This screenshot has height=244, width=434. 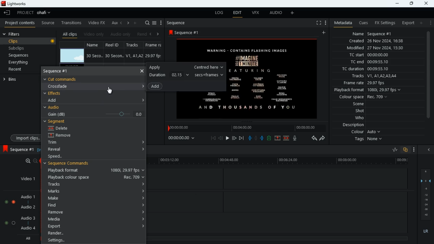 What do you see at coordinates (354, 125) in the screenshot?
I see `description` at bounding box center [354, 125].